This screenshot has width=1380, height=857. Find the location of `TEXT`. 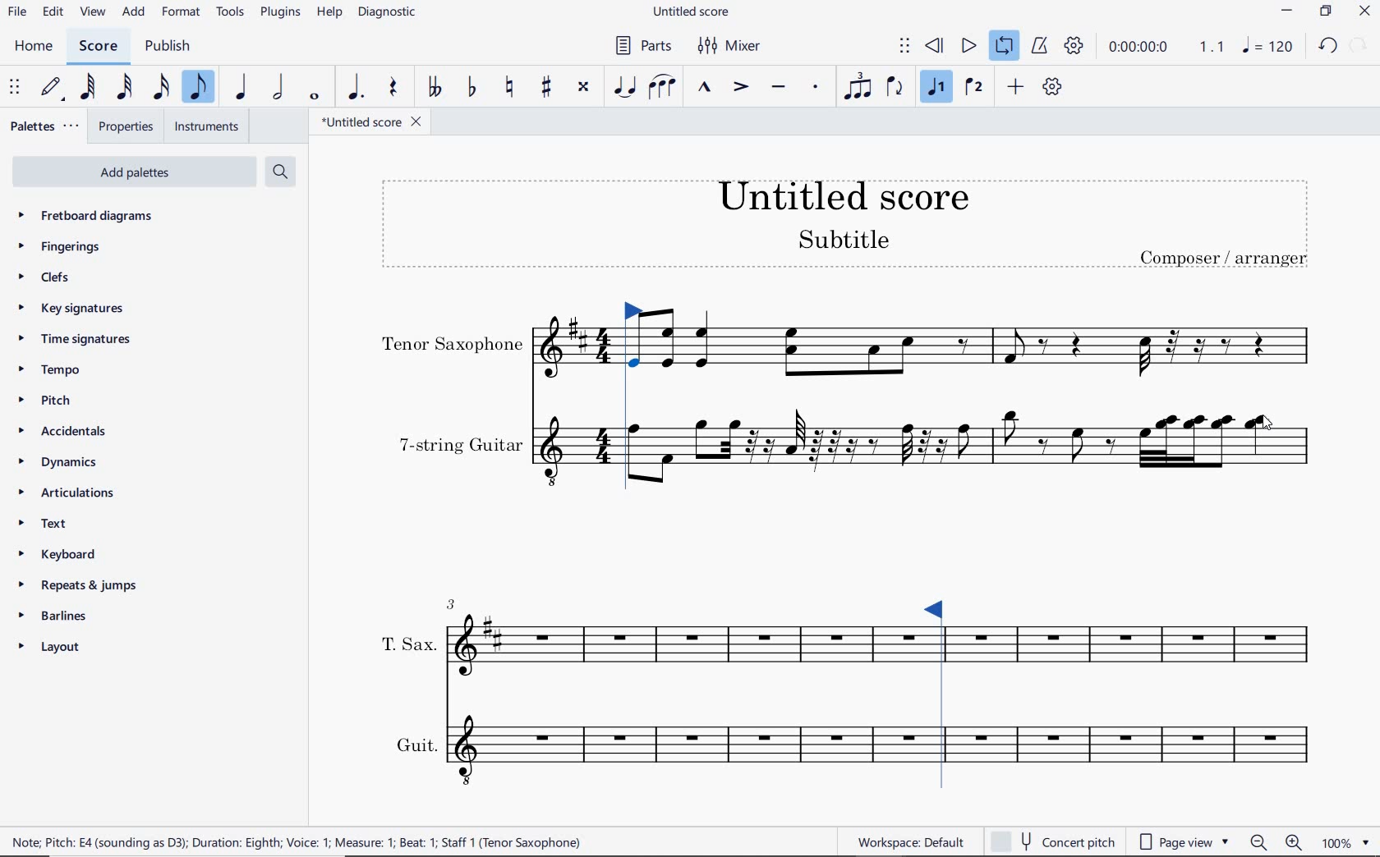

TEXT is located at coordinates (39, 522).